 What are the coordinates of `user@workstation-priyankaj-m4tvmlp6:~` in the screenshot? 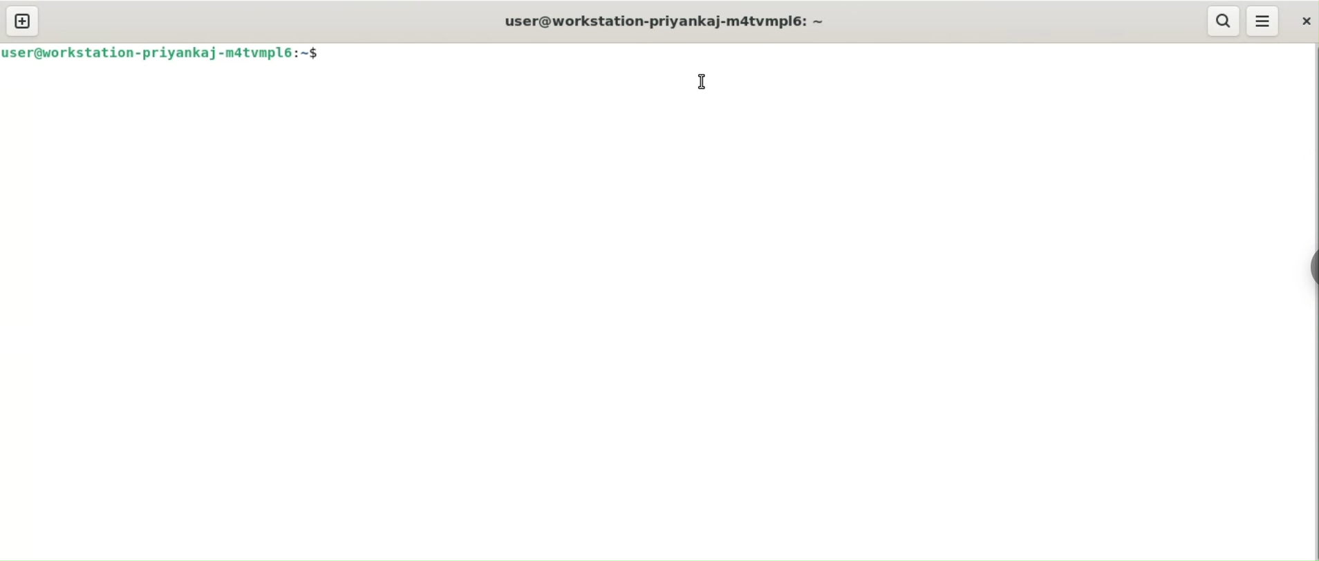 It's located at (662, 21).